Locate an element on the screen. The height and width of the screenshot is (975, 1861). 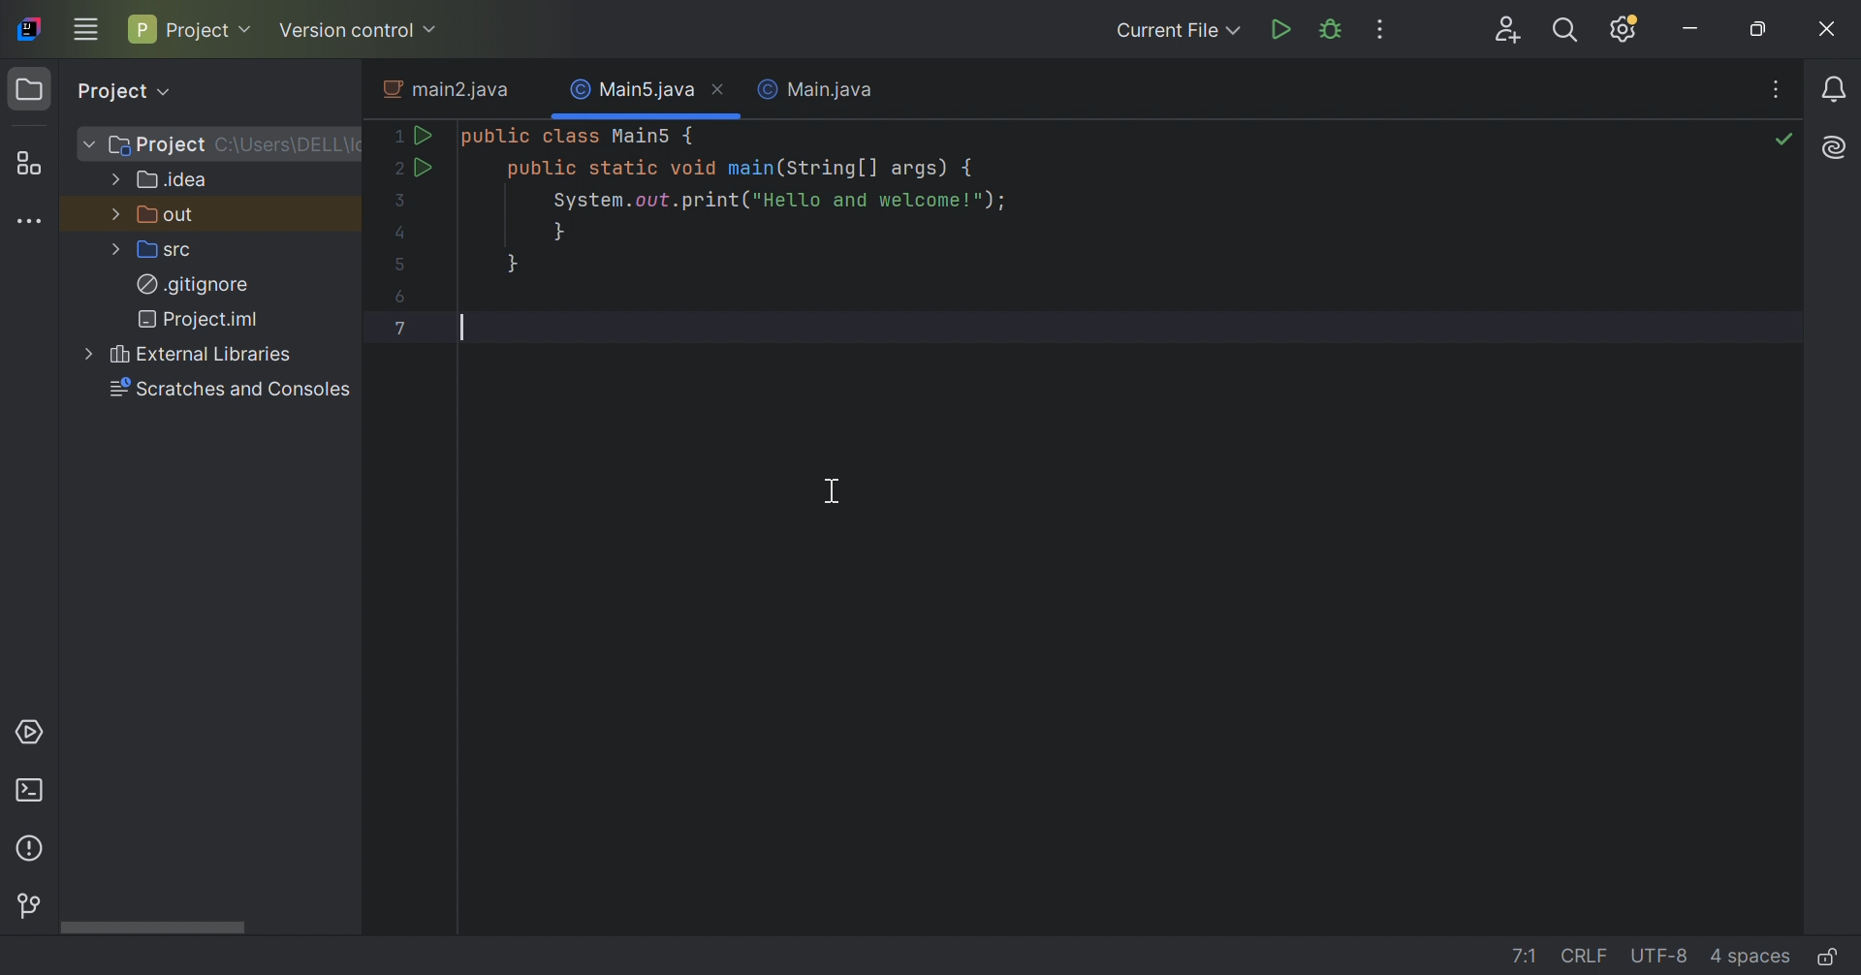
Updates available. IDE and Project Settings. is located at coordinates (1625, 29).